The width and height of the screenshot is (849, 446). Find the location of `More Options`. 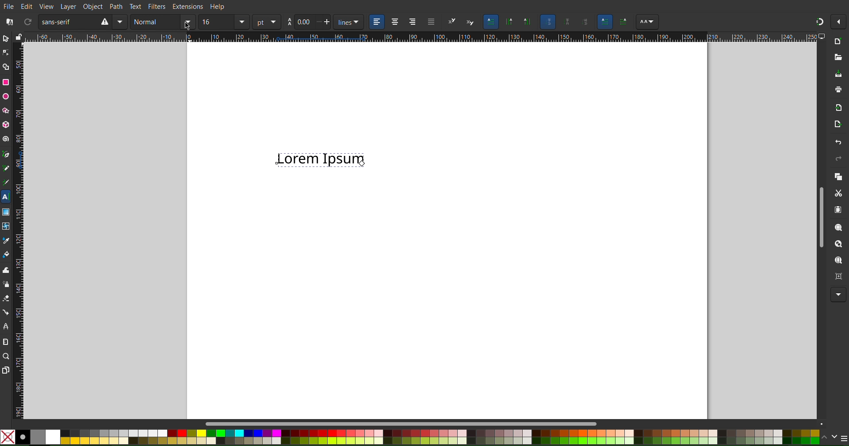

More Options is located at coordinates (838, 295).